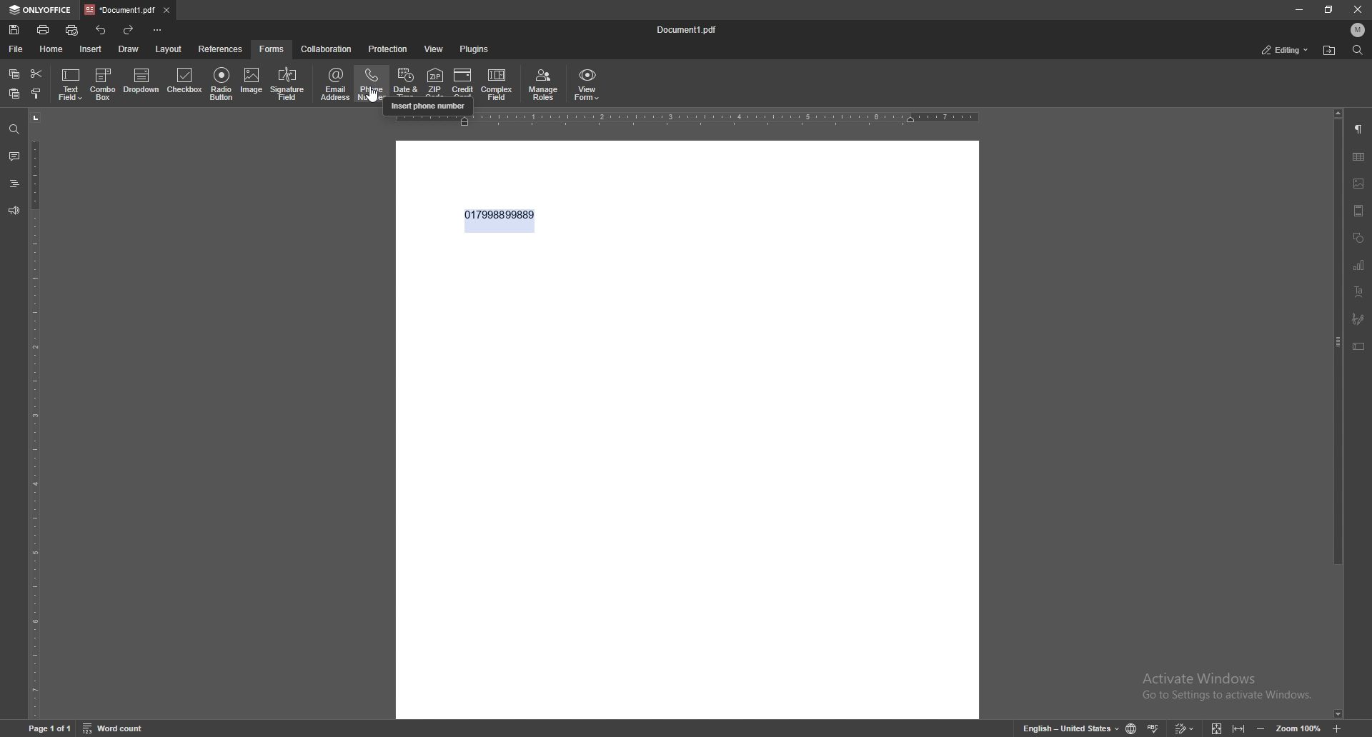 Image resolution: width=1372 pixels, height=737 pixels. What do you see at coordinates (1358, 129) in the screenshot?
I see `paragraph` at bounding box center [1358, 129].